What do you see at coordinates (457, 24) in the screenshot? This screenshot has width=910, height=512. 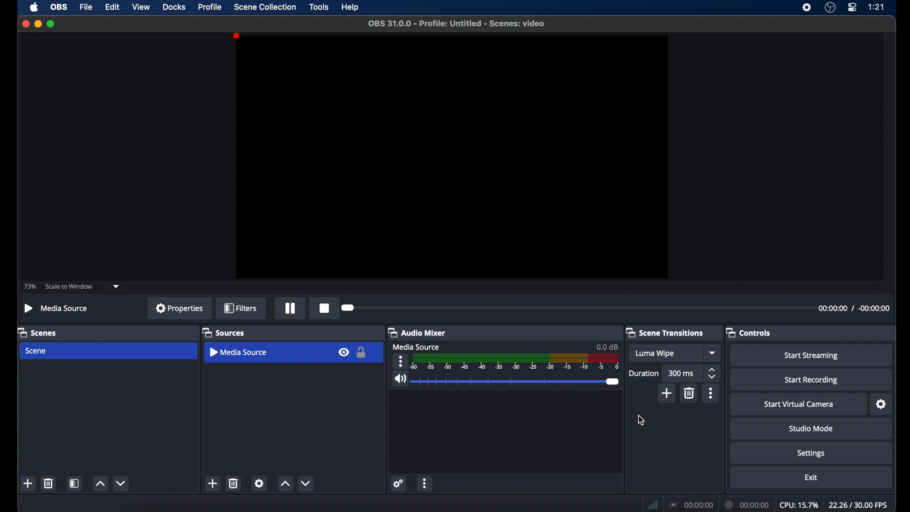 I see `file name` at bounding box center [457, 24].